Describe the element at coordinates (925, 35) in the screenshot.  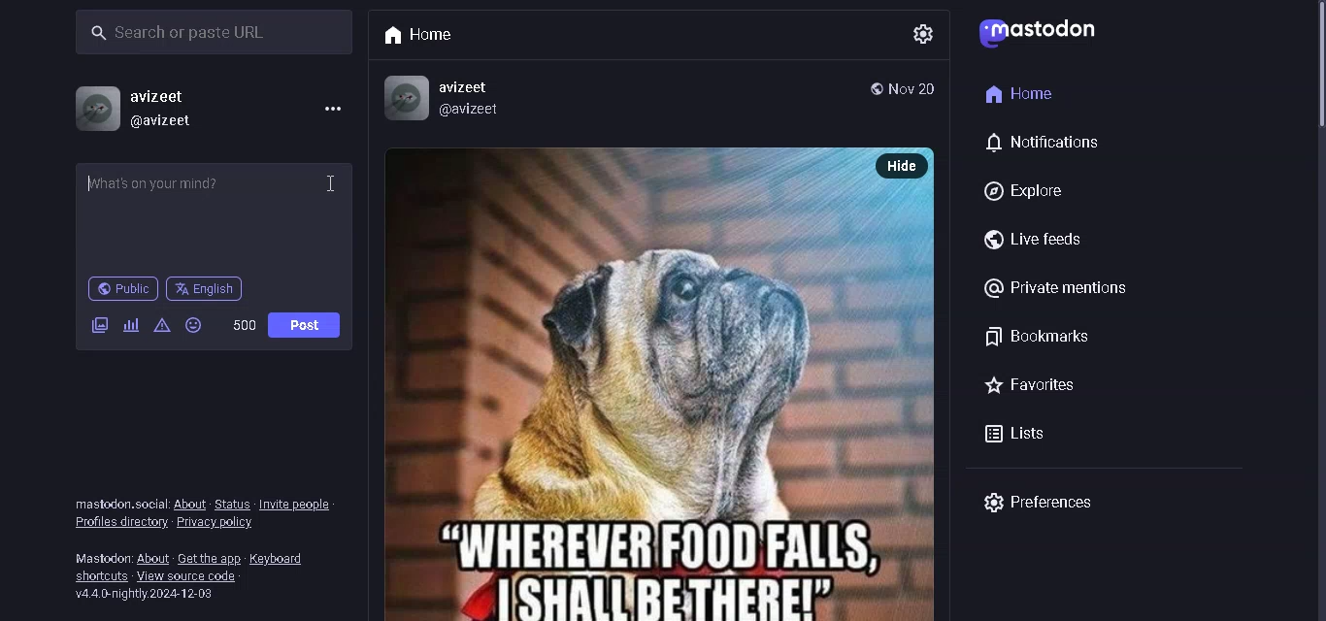
I see `settings` at that location.